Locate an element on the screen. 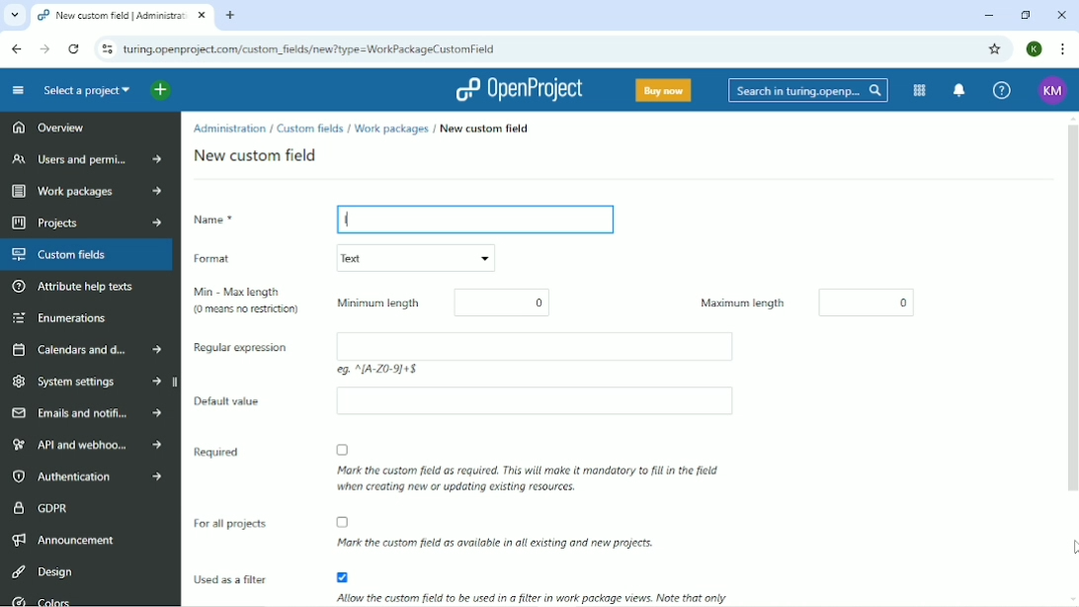 This screenshot has height=607, width=1079. turing.openproject.com/projects/dd/settings/custom_fields is located at coordinates (313, 50).